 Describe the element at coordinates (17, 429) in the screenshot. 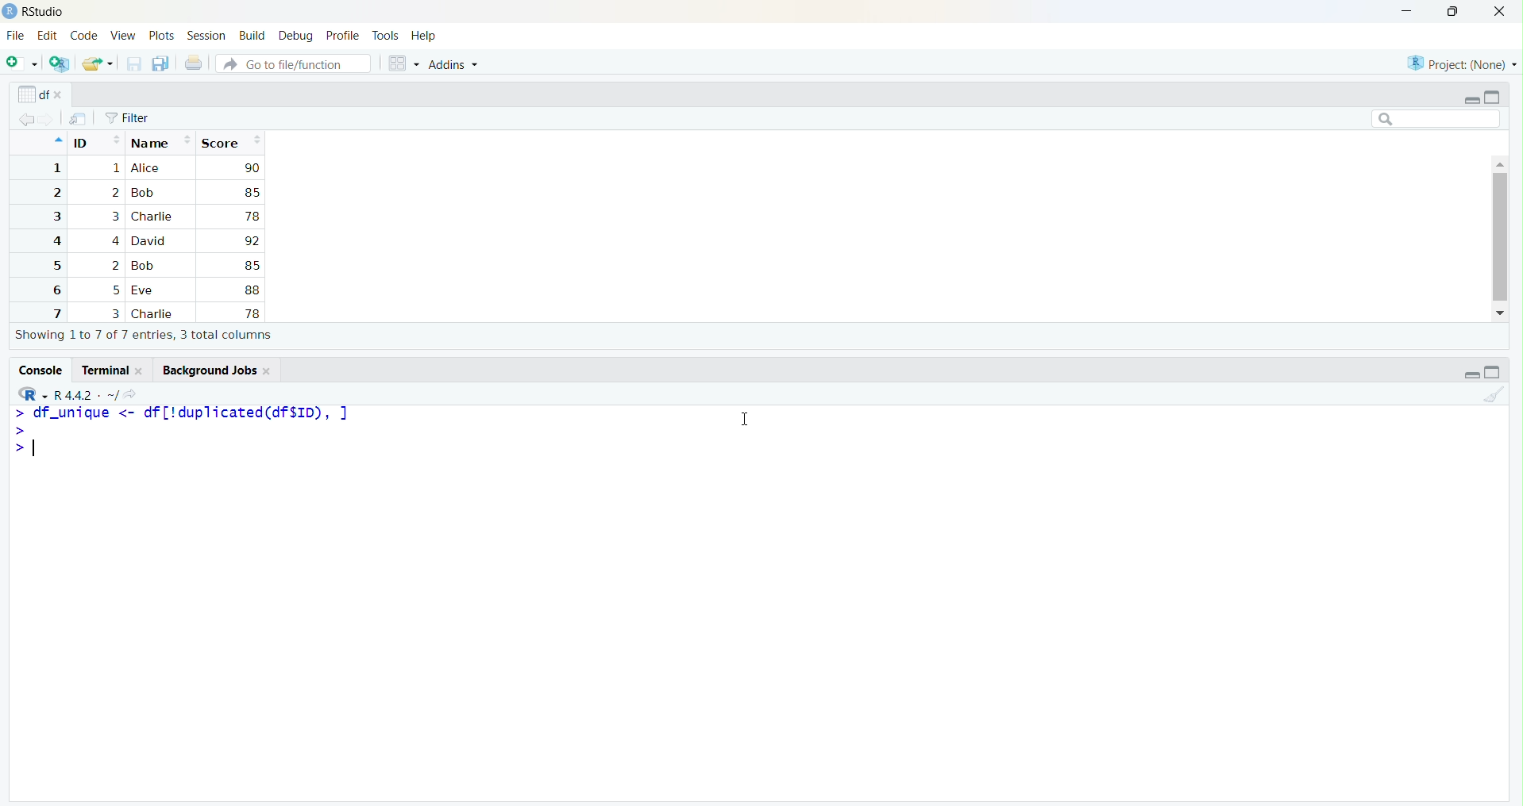

I see `start typing` at that location.